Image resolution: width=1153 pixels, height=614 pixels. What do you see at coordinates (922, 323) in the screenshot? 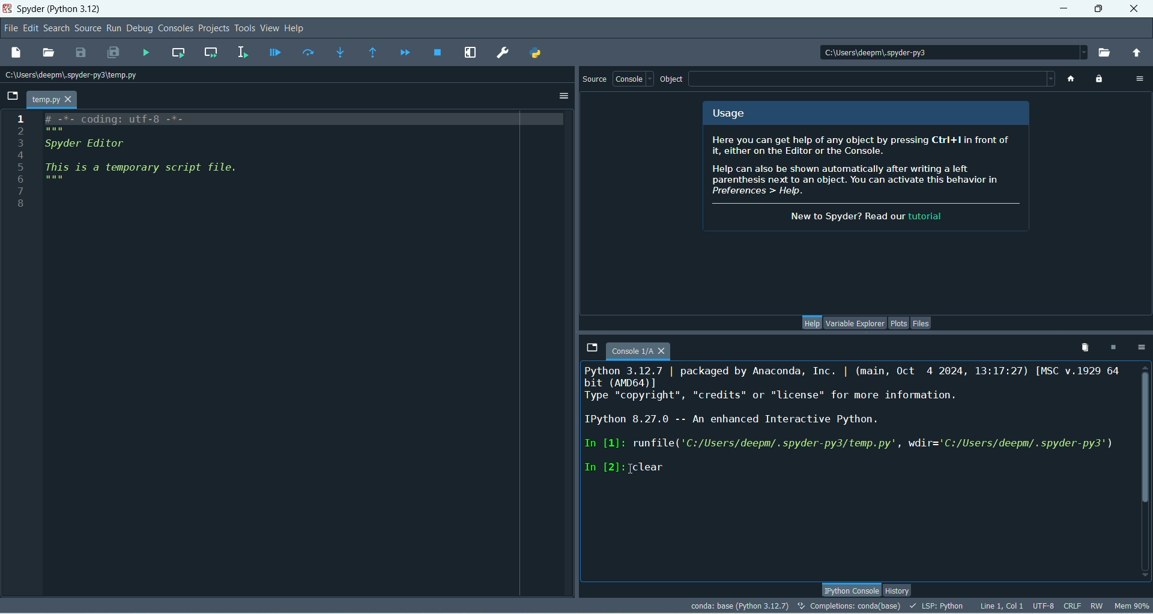
I see `files` at bounding box center [922, 323].